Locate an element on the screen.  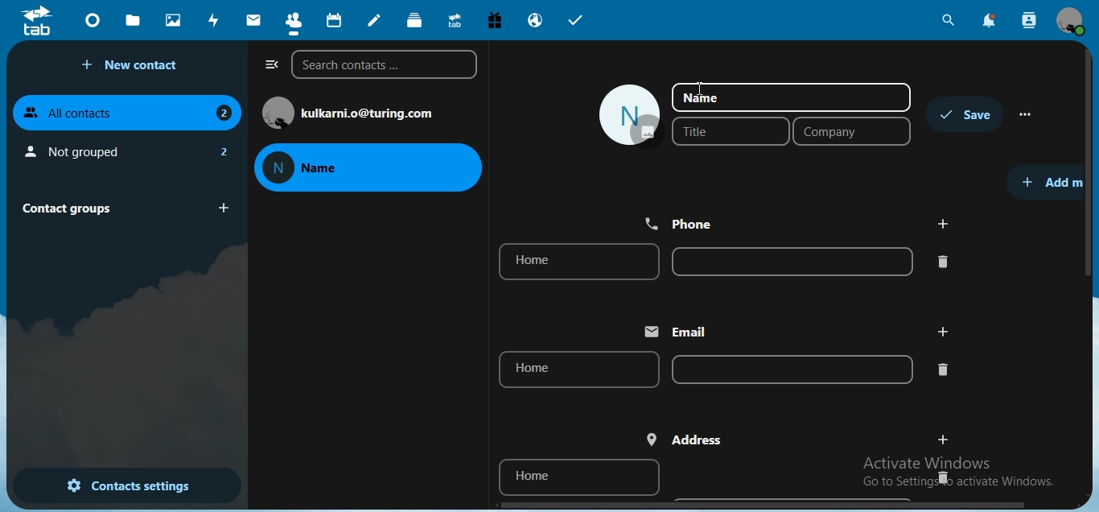
search contacts is located at coordinates (1030, 22).